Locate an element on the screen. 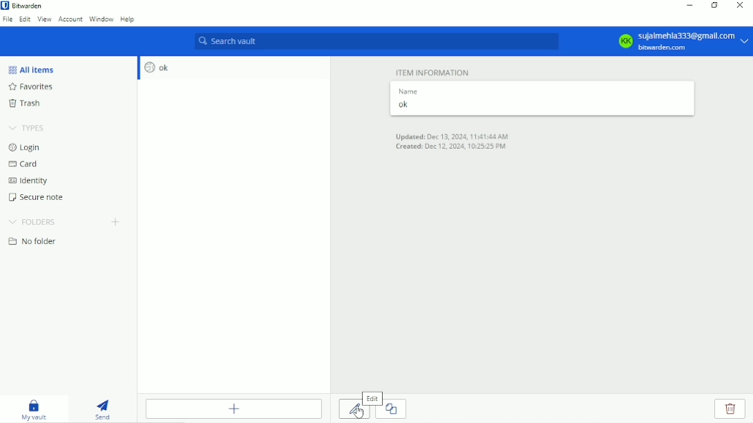 This screenshot has width=753, height=423. Bitwarden is located at coordinates (28, 6).